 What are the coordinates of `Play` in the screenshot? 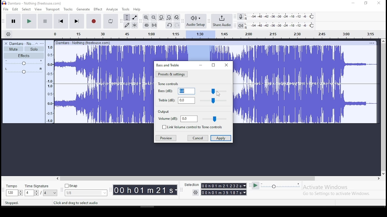 It's located at (255, 186).